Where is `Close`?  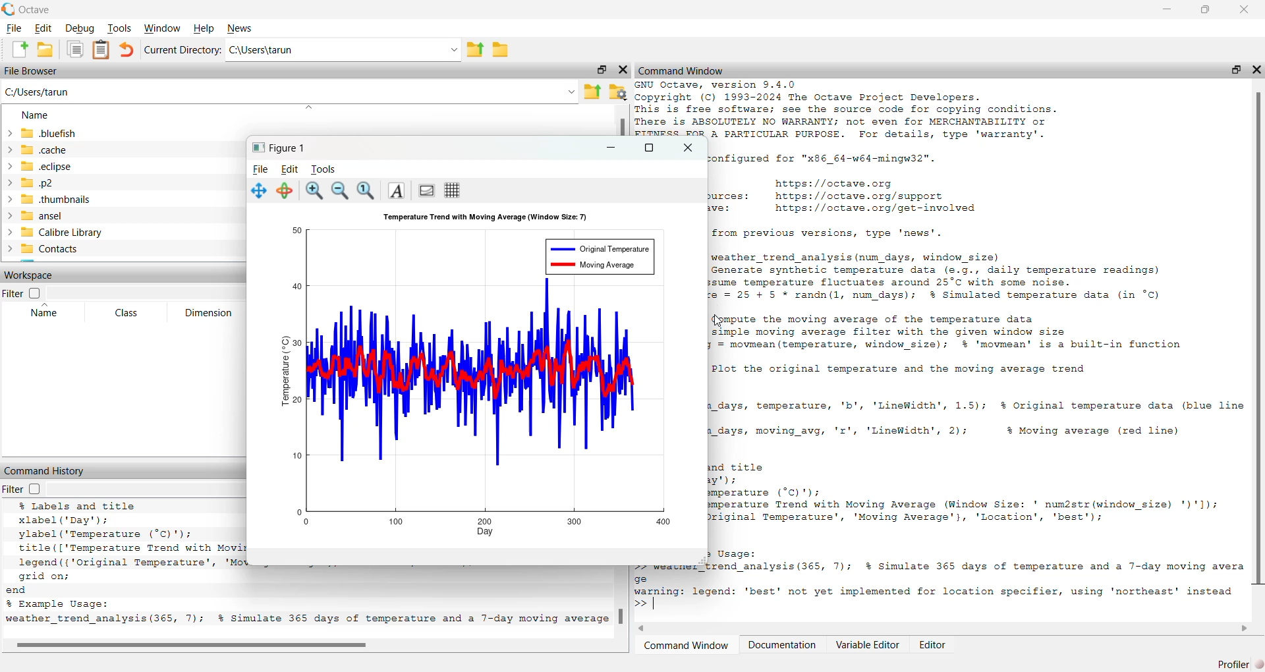 Close is located at coordinates (690, 149).